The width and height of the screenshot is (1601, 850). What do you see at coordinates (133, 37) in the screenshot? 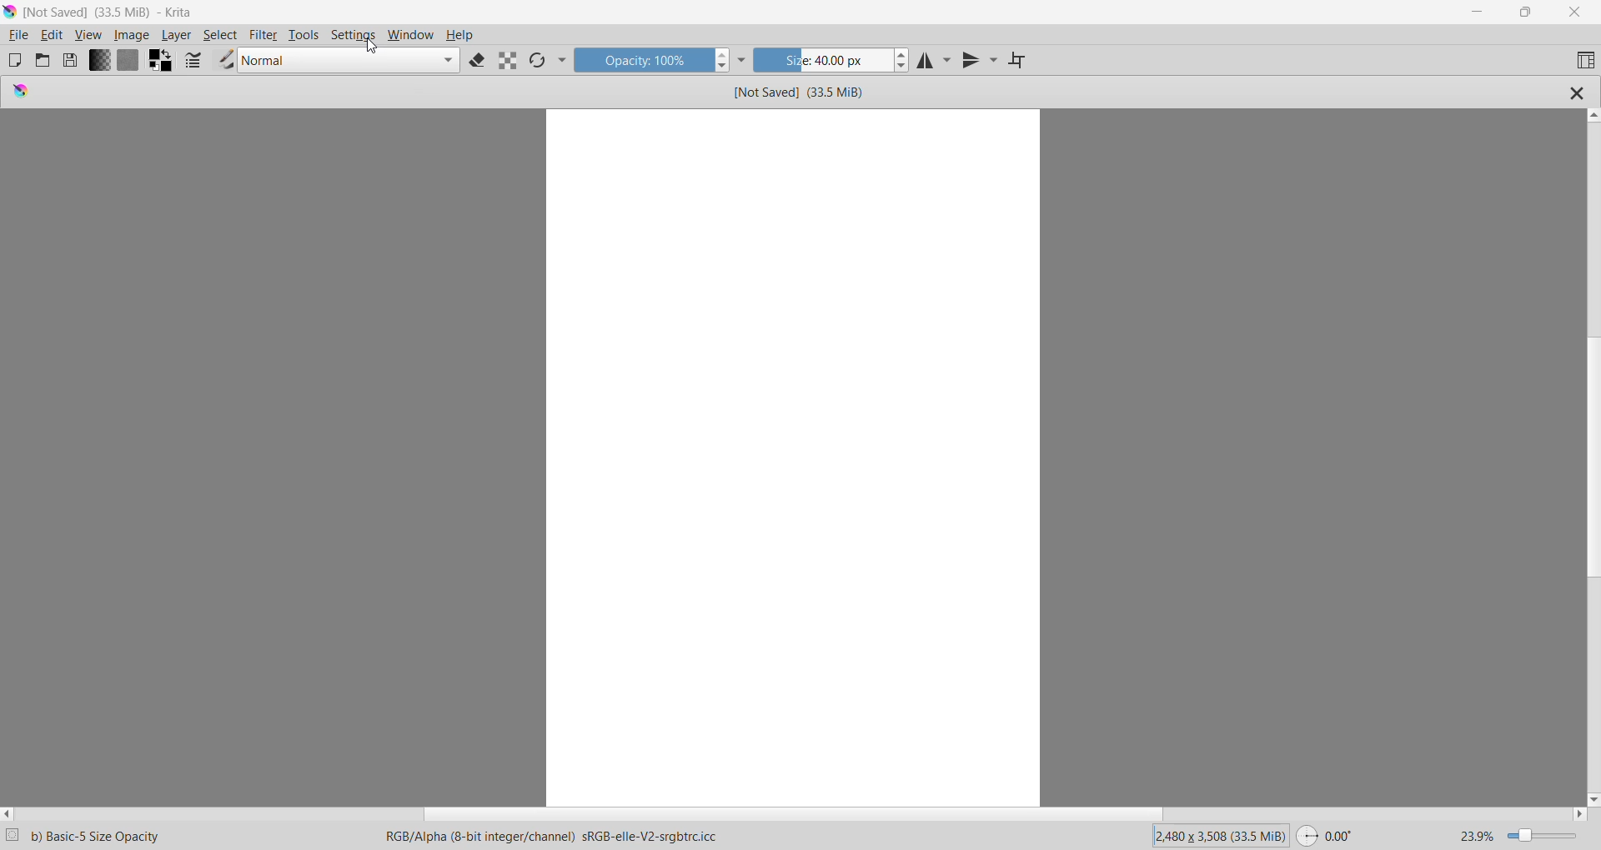
I see `Image` at bounding box center [133, 37].